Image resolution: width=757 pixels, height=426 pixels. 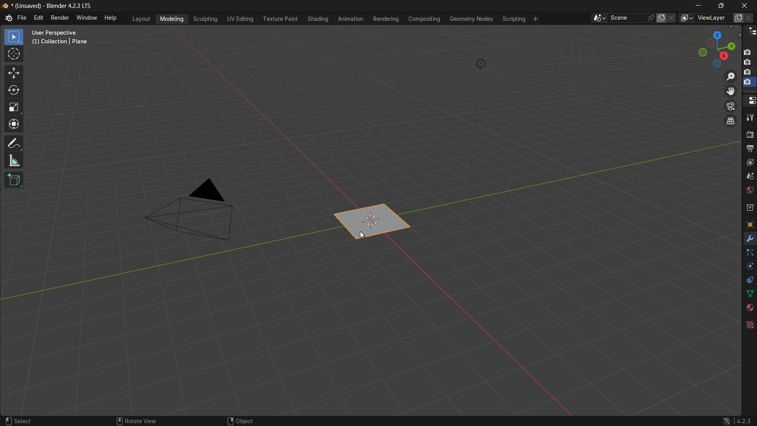 What do you see at coordinates (14, 54) in the screenshot?
I see `cursor` at bounding box center [14, 54].